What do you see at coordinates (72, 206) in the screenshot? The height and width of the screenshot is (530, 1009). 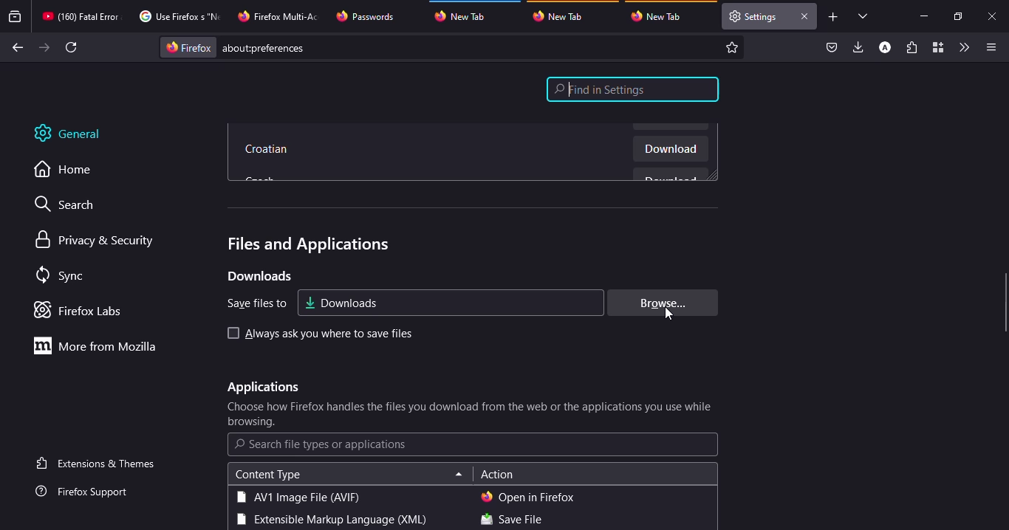 I see `search` at bounding box center [72, 206].